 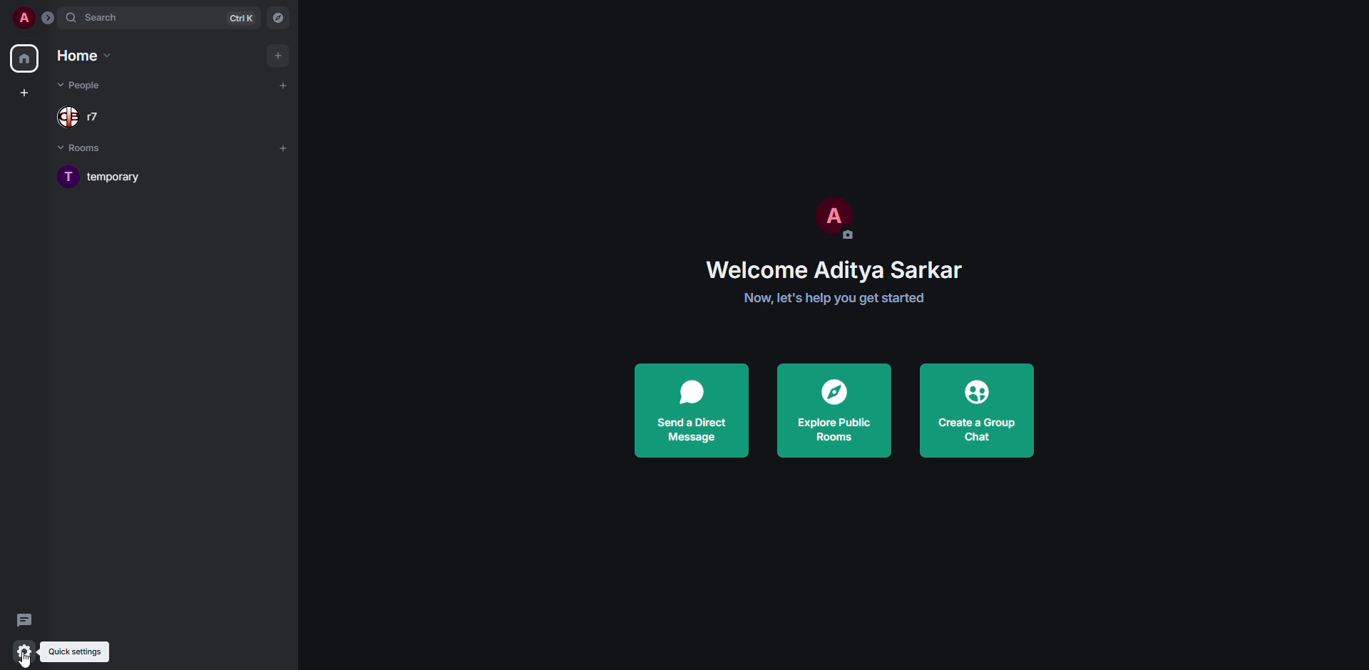 I want to click on home, so click(x=26, y=58).